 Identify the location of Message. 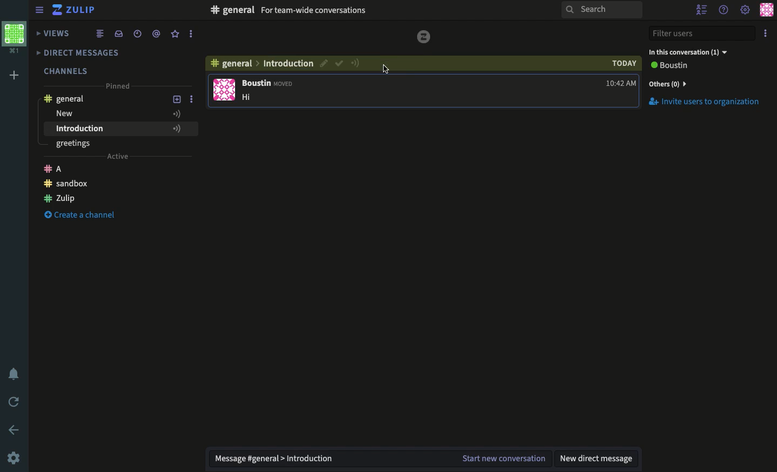
(381, 457).